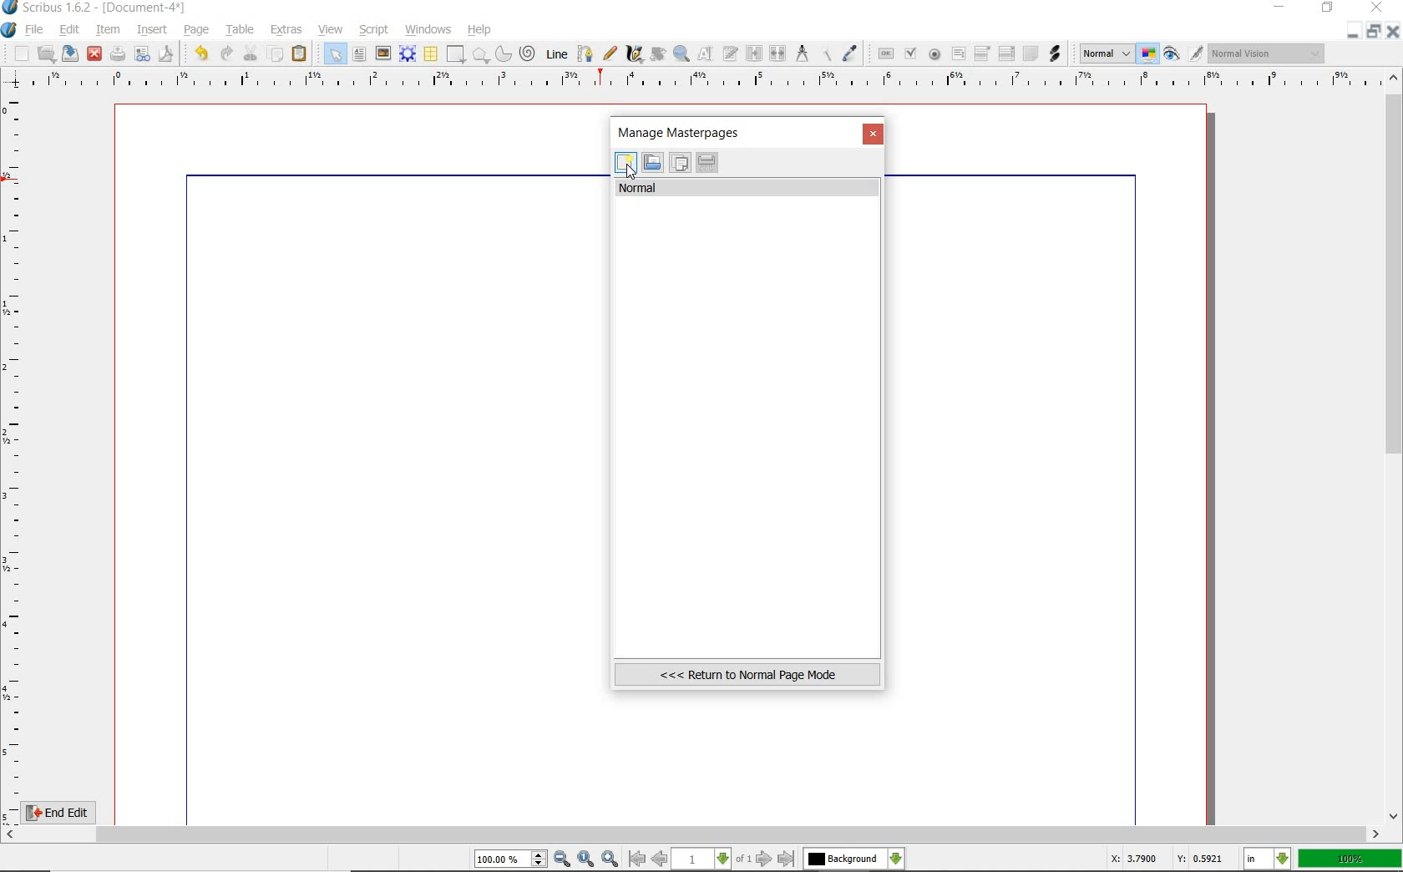  I want to click on go to last page, so click(787, 859).